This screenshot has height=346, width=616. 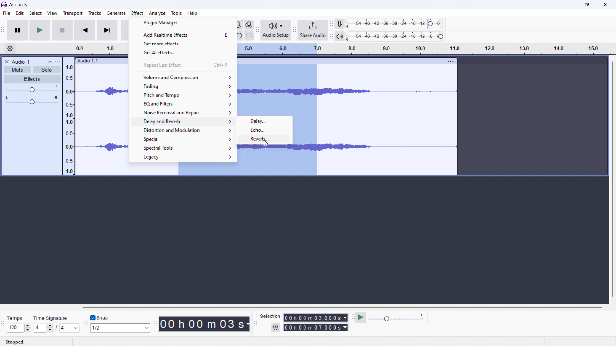 What do you see at coordinates (50, 61) in the screenshot?
I see `collapse` at bounding box center [50, 61].